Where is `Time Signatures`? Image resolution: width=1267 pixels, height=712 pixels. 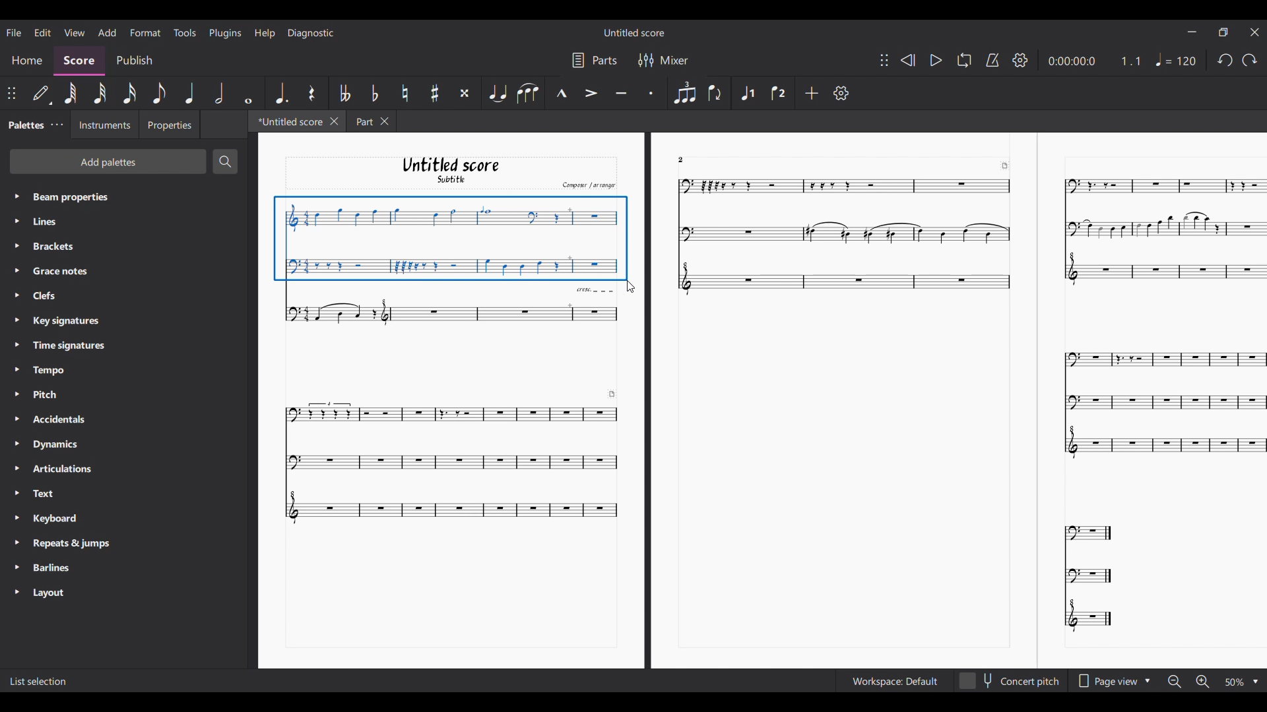 Time Signatures is located at coordinates (69, 345).